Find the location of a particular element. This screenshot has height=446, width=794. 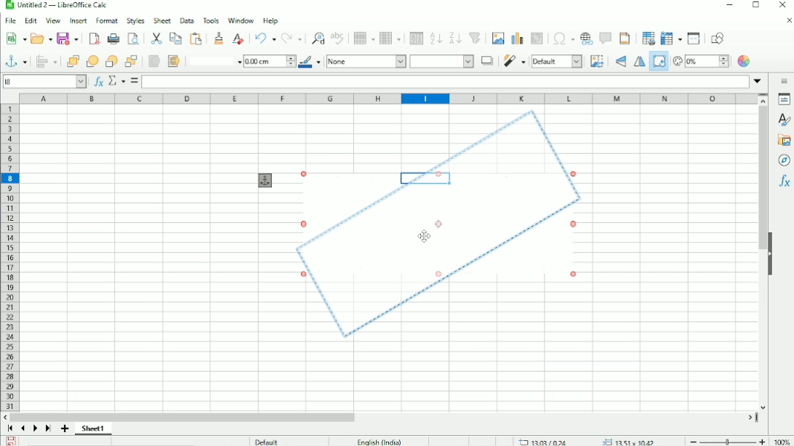

1.00 cm is located at coordinates (269, 62).